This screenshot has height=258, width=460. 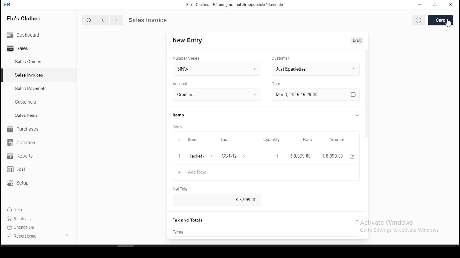 What do you see at coordinates (29, 89) in the screenshot?
I see `sales payment` at bounding box center [29, 89].